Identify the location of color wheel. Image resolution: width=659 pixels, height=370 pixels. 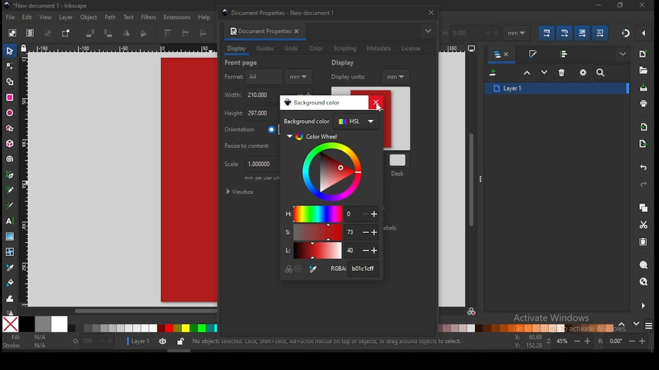
(332, 168).